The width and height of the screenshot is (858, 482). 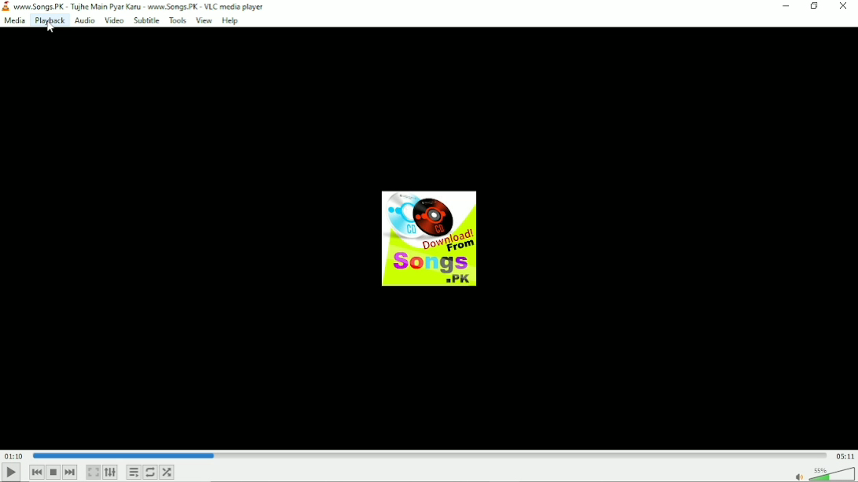 I want to click on Video, so click(x=114, y=21).